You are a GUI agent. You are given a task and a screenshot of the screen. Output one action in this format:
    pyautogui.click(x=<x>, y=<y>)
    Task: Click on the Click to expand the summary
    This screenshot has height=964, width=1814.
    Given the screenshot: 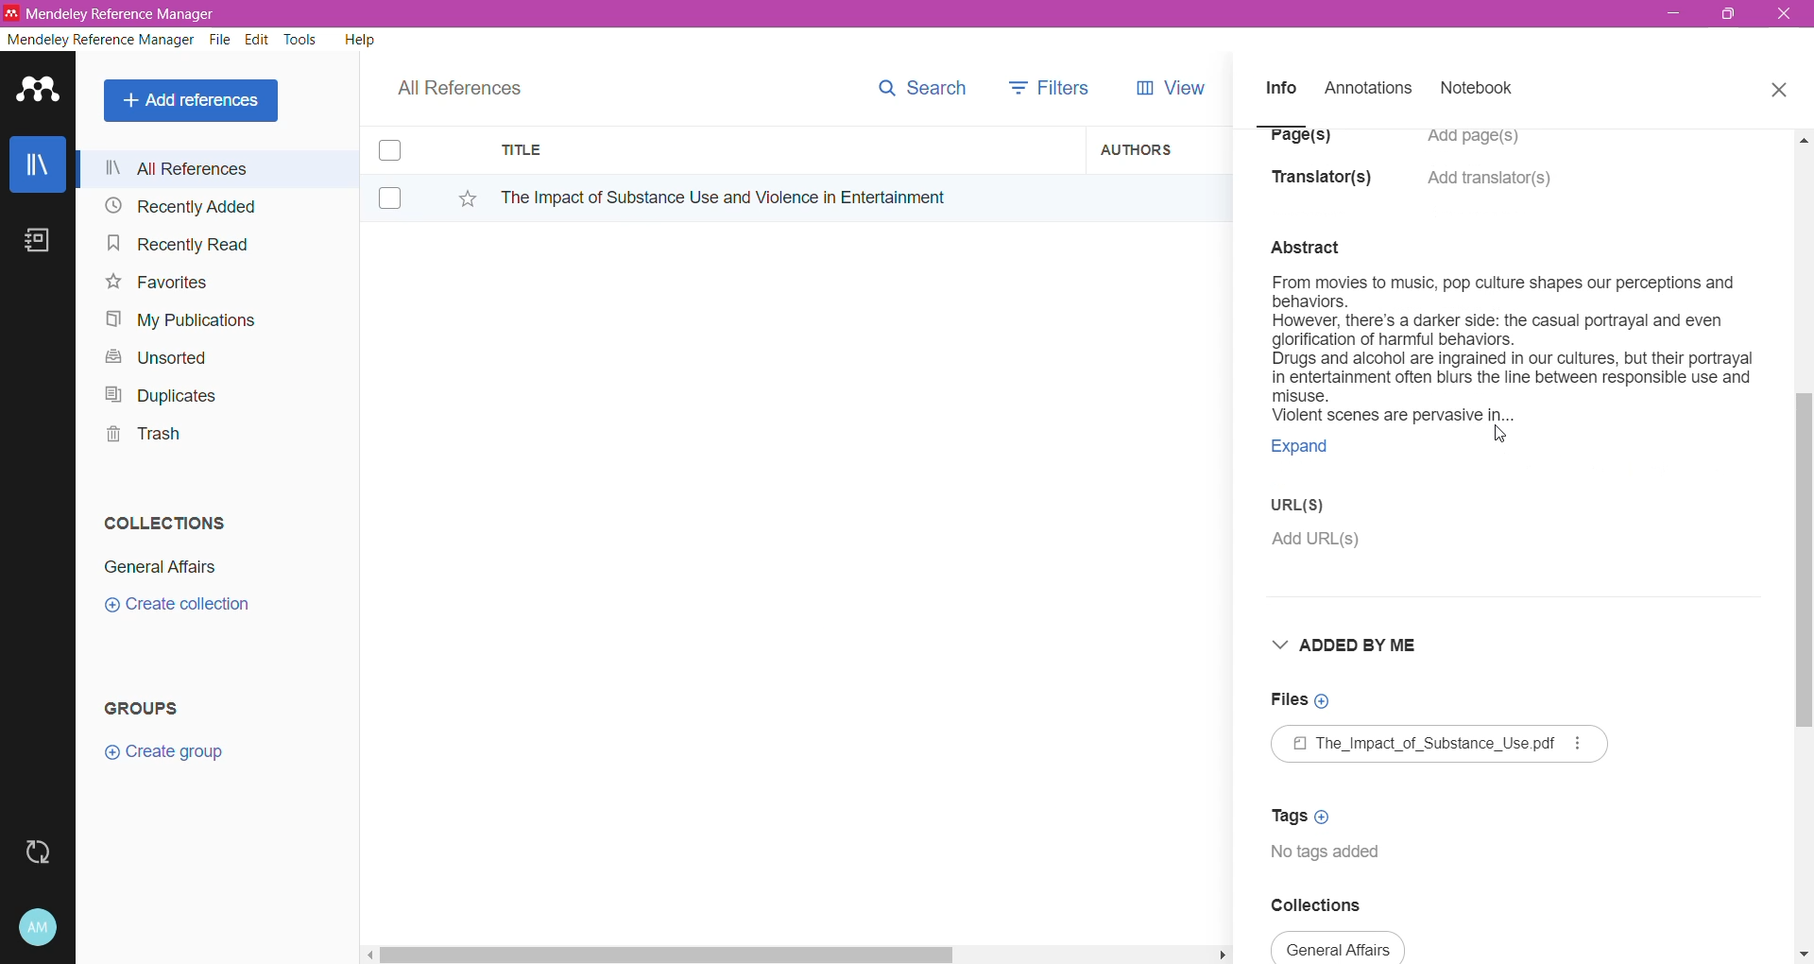 What is the action you would take?
    pyautogui.click(x=1314, y=451)
    